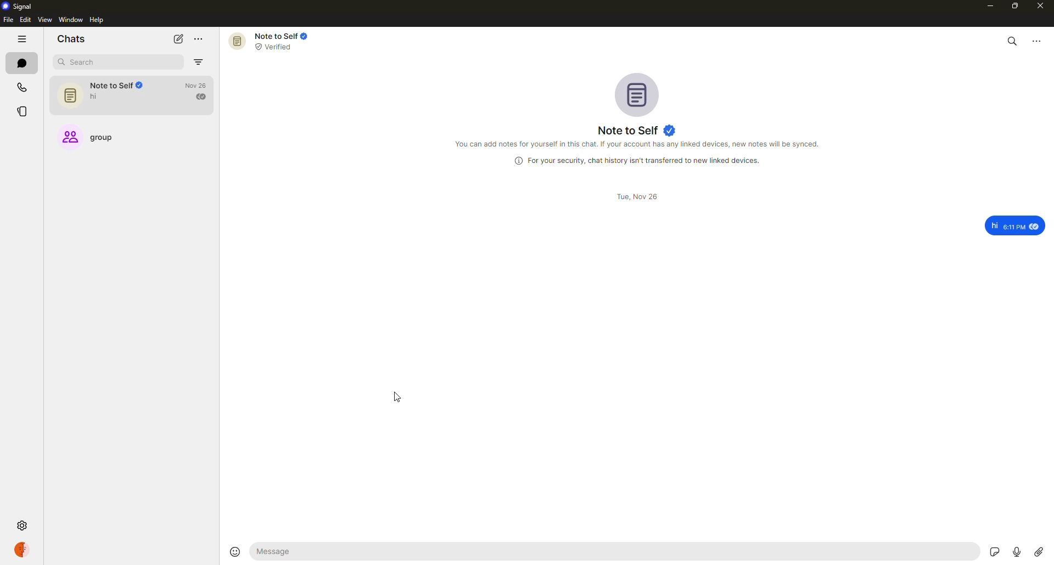 The height and width of the screenshot is (565, 1054). I want to click on attach, so click(1038, 552).